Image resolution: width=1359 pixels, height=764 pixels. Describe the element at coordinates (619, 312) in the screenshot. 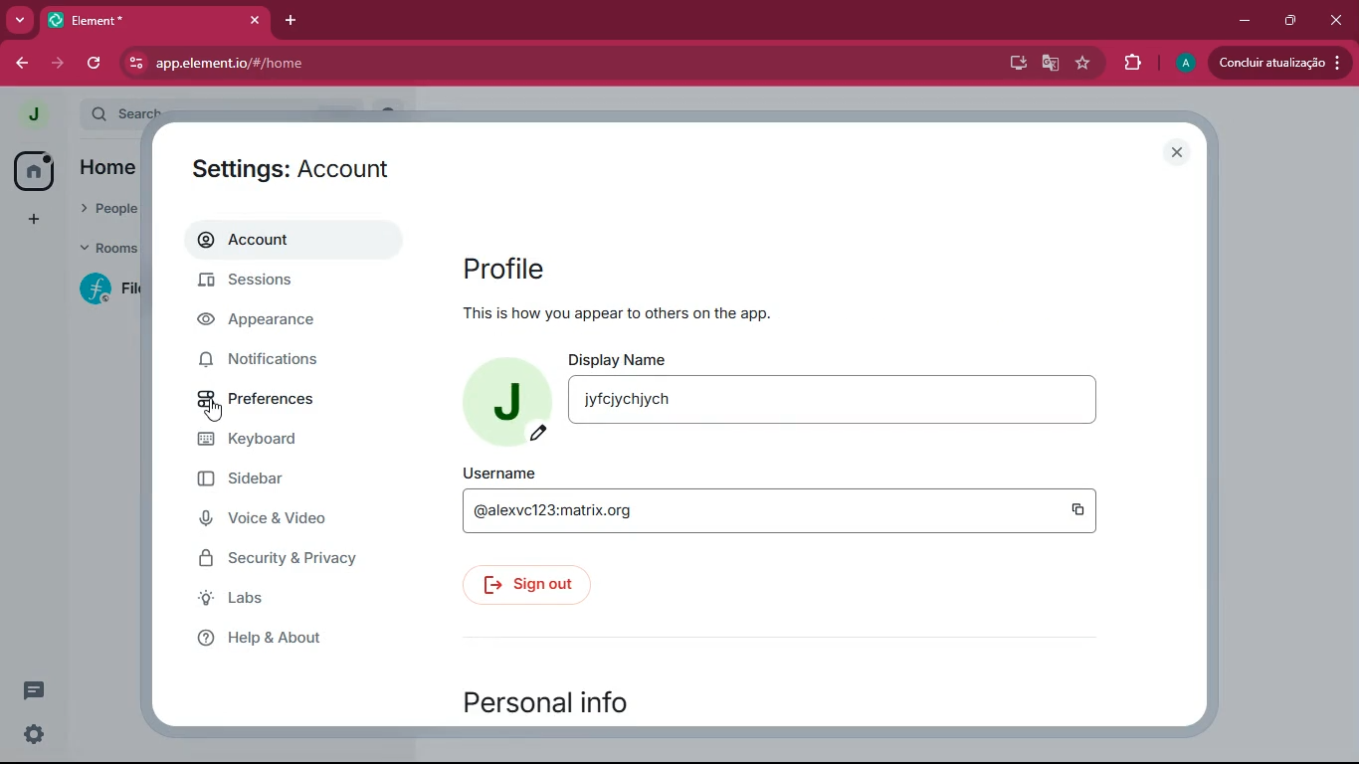

I see `this is how you appear to others on the app.` at that location.